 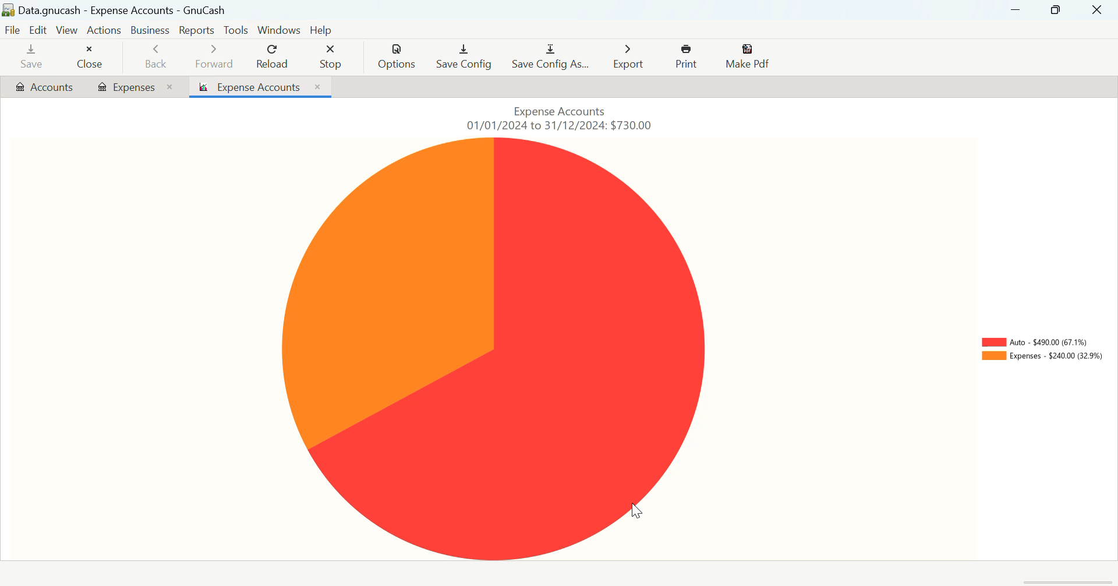 What do you see at coordinates (1042, 352) in the screenshot?
I see `Piechart Key` at bounding box center [1042, 352].